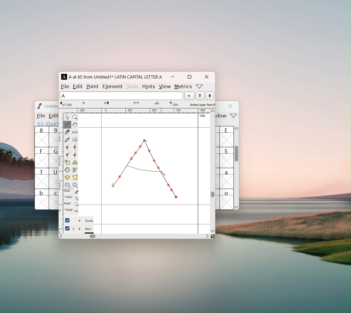 The height and width of the screenshot is (313, 351). I want to click on rotate the selection, so click(75, 163).